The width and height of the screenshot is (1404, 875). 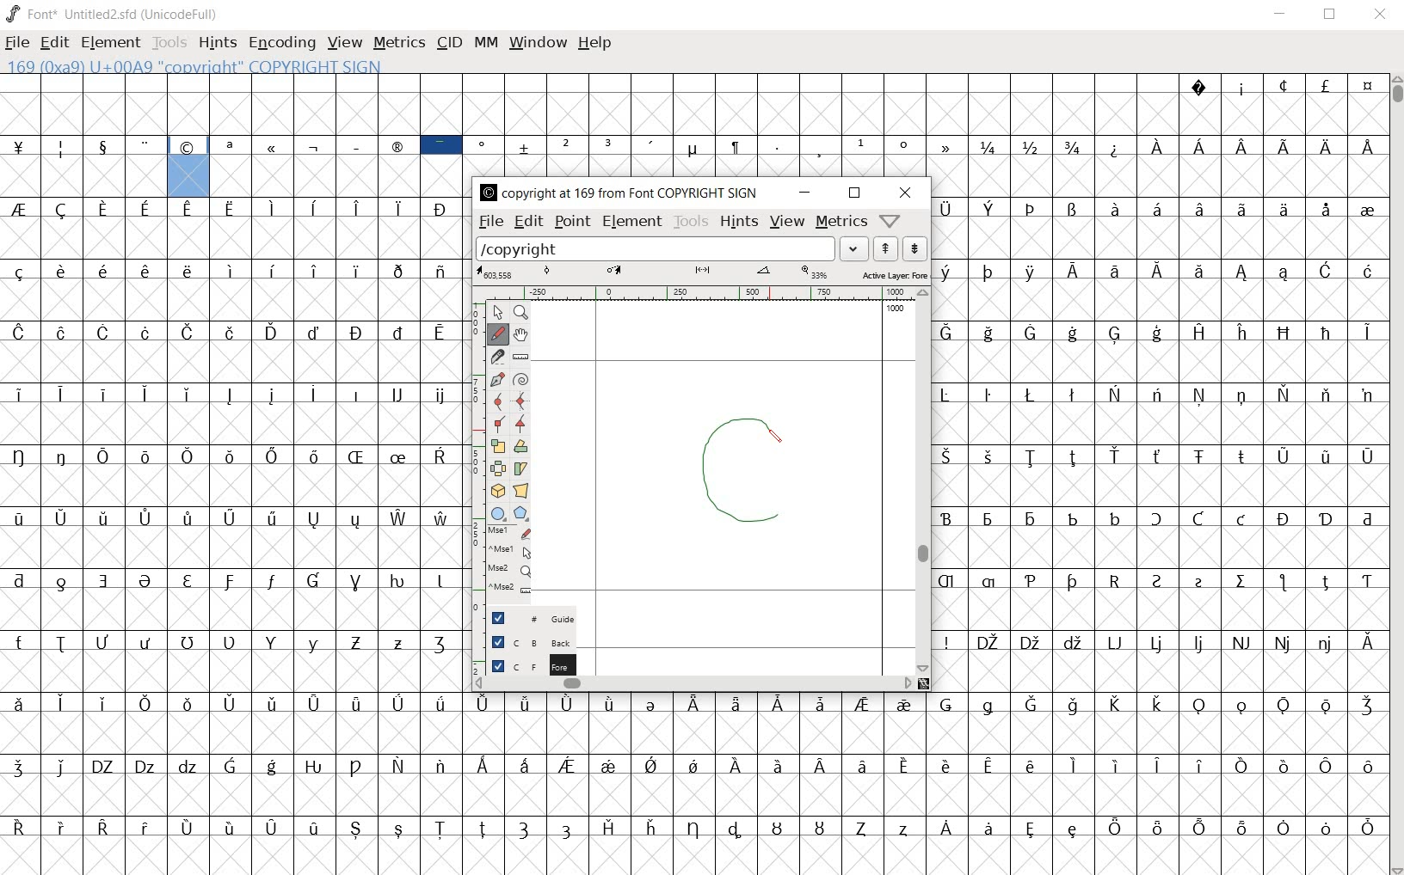 I want to click on view, so click(x=788, y=223).